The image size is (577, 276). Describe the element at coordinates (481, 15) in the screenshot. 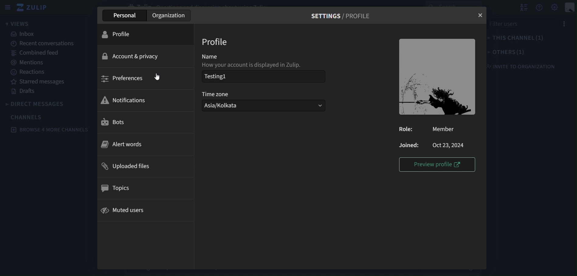

I see `close` at that location.